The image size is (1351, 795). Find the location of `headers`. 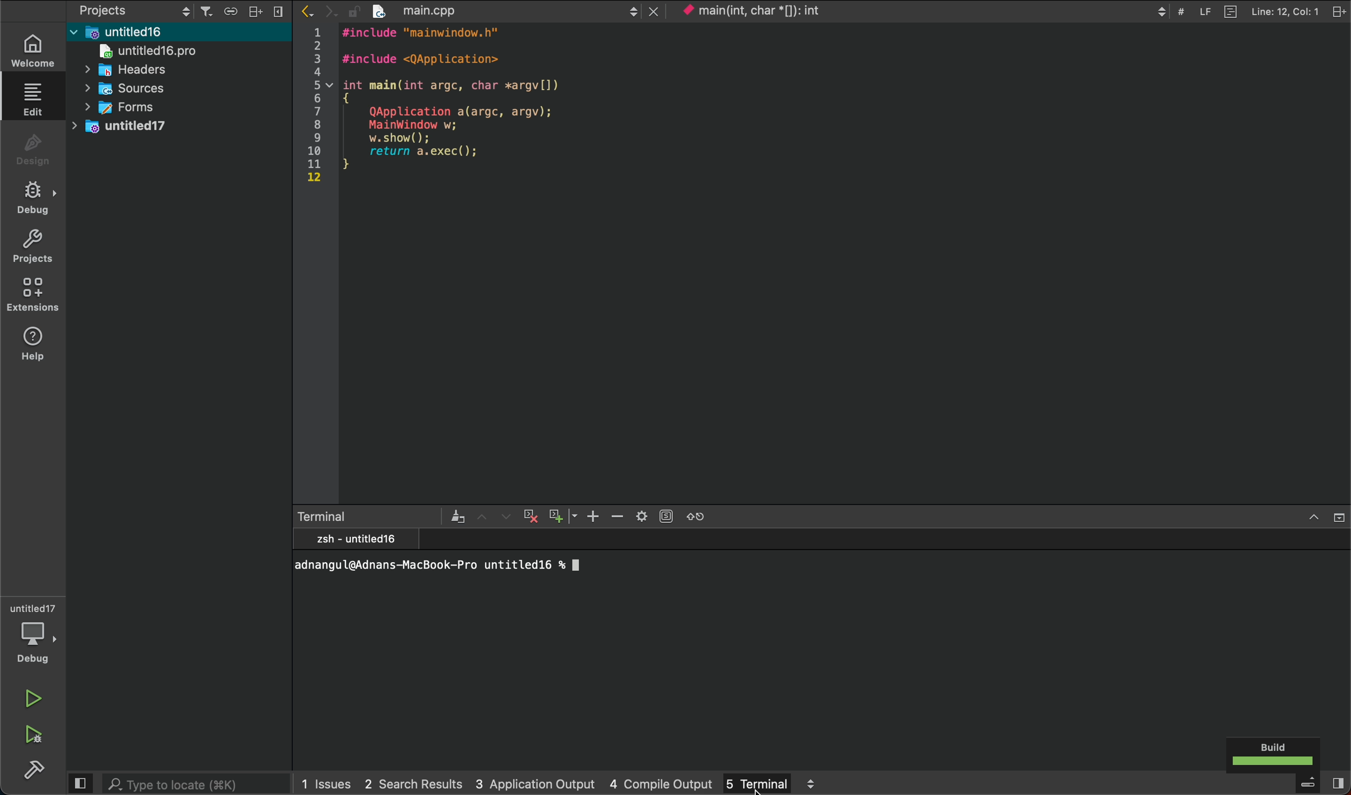

headers is located at coordinates (136, 70).